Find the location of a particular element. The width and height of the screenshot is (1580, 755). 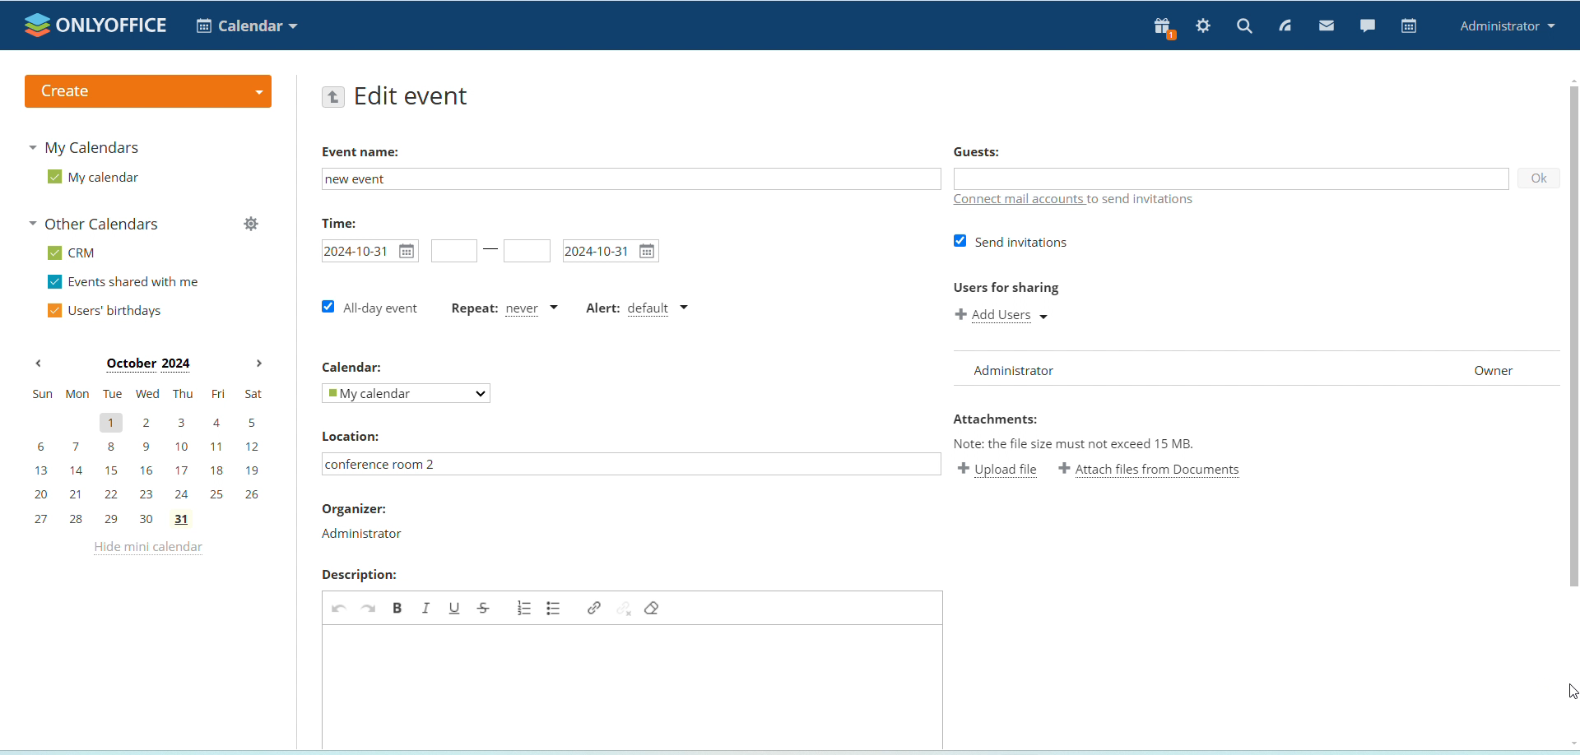

scrollbar is located at coordinates (1573, 338).